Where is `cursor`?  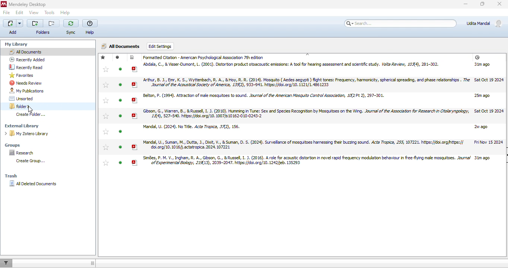
cursor is located at coordinates (31, 110).